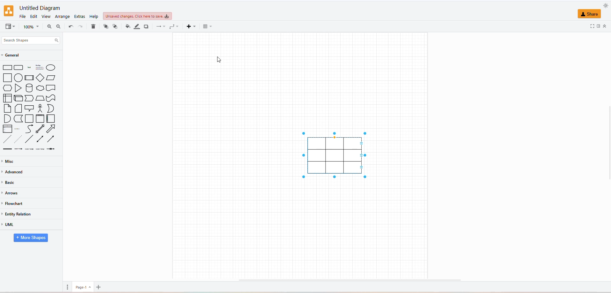 The image size is (611, 293). Describe the element at coordinates (81, 26) in the screenshot. I see `redo` at that location.